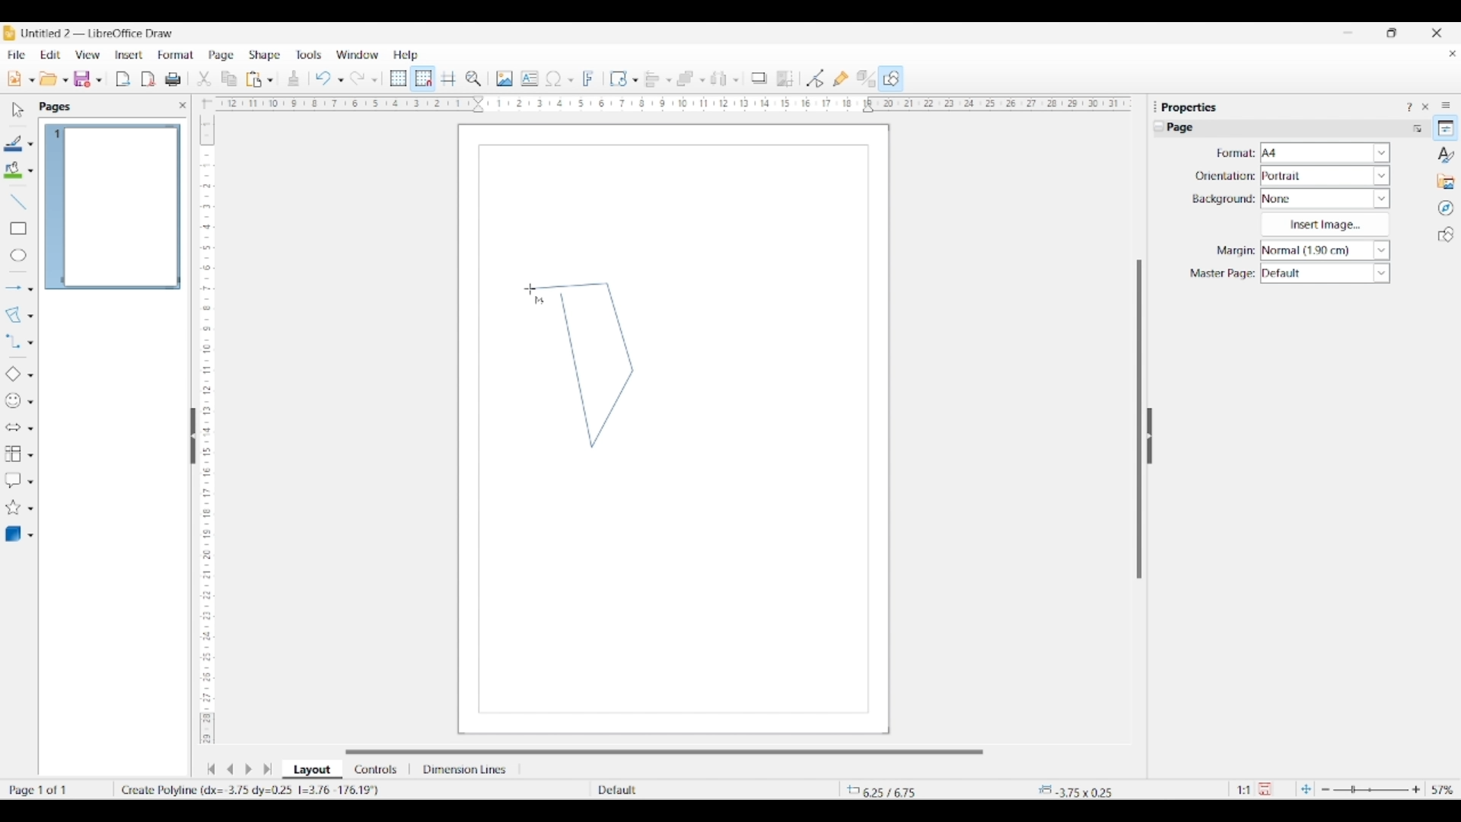  What do you see at coordinates (398, 79) in the screenshot?
I see `Display grid` at bounding box center [398, 79].